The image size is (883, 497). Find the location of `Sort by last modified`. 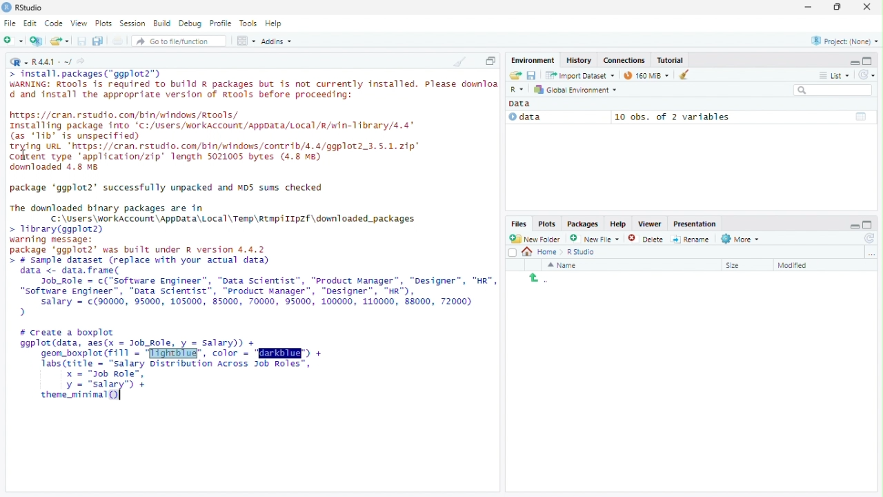

Sort by last modified is located at coordinates (803, 265).